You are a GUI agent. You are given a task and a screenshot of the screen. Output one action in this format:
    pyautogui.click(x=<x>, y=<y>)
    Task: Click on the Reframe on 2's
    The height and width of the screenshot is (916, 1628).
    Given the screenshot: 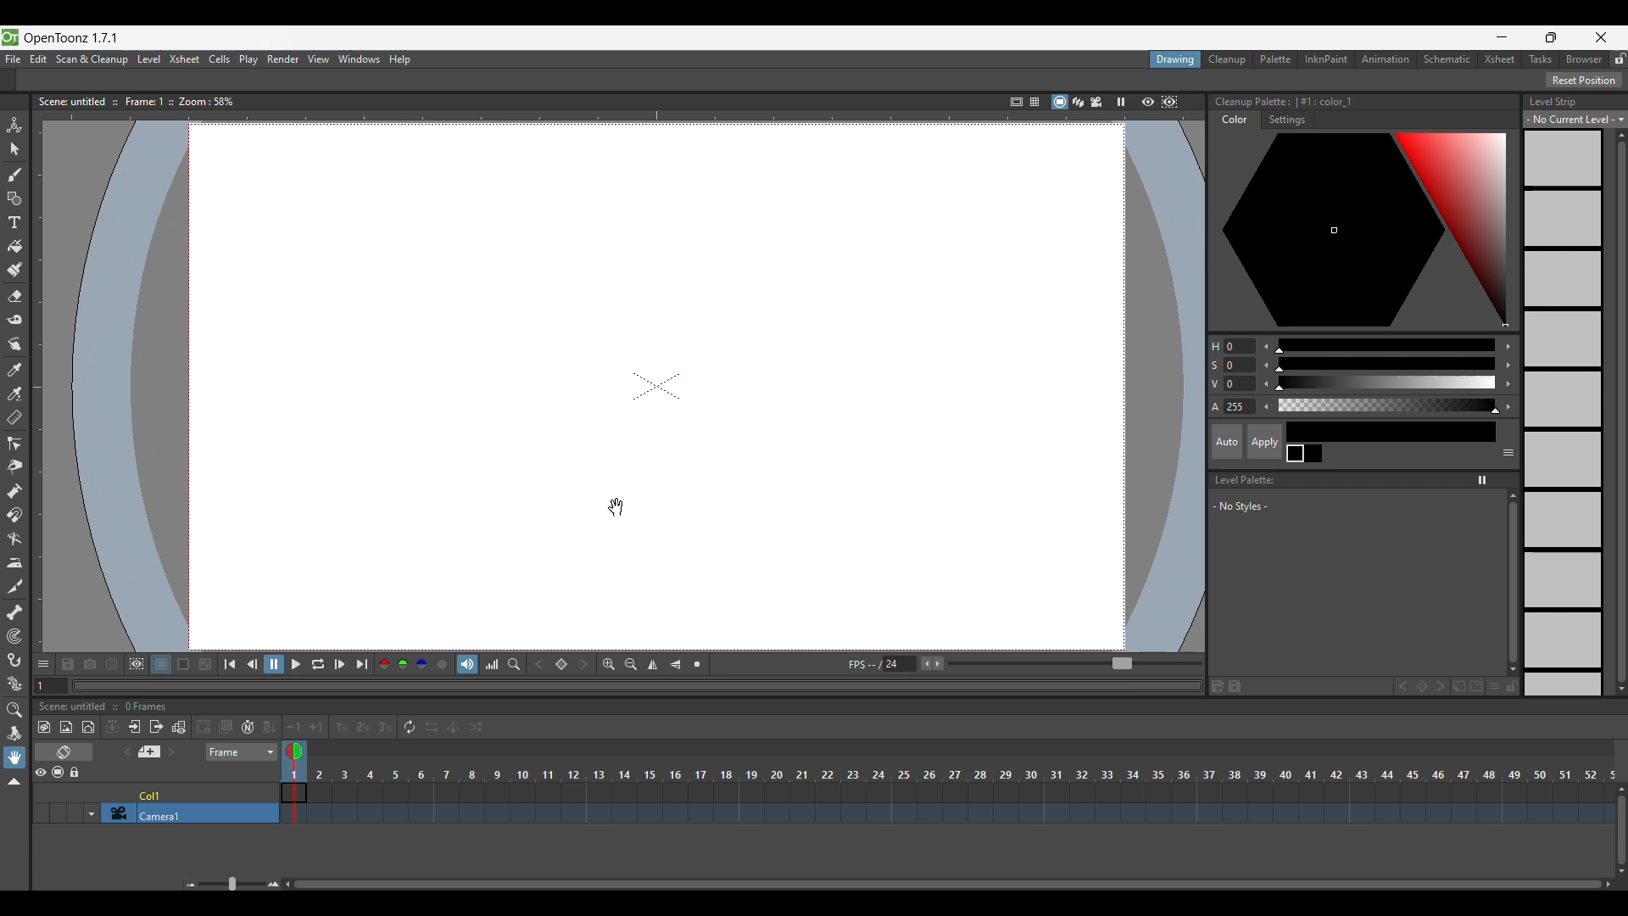 What is the action you would take?
    pyautogui.click(x=363, y=727)
    